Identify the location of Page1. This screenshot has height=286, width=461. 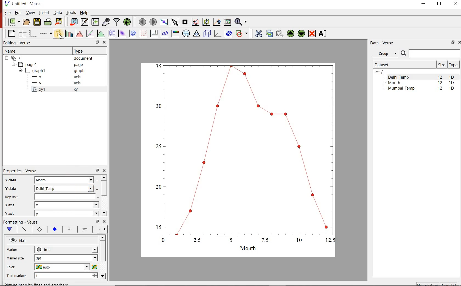
(48, 64).